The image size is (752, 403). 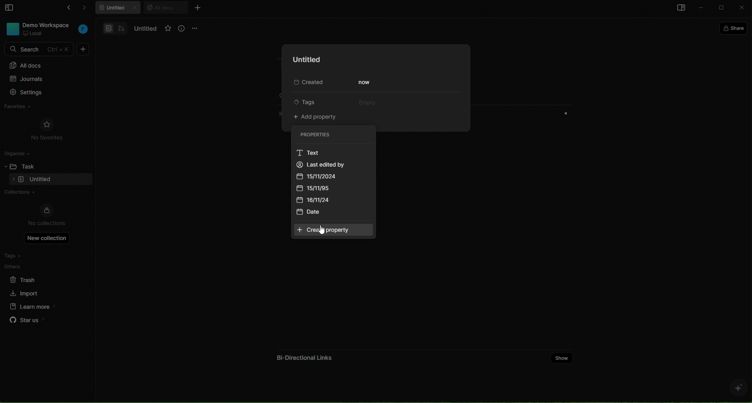 What do you see at coordinates (26, 108) in the screenshot?
I see `favorites` at bounding box center [26, 108].